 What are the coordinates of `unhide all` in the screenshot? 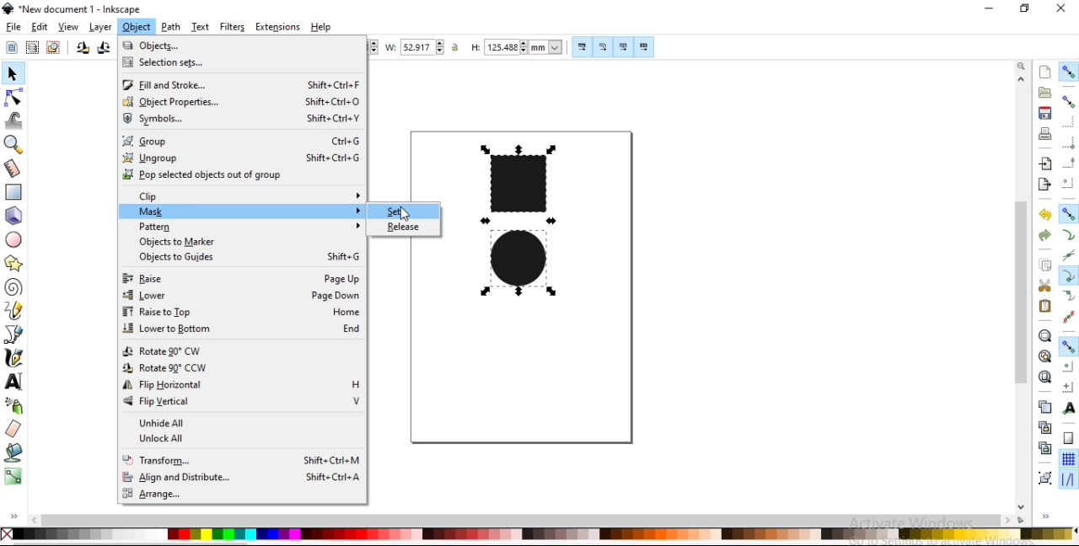 It's located at (241, 422).